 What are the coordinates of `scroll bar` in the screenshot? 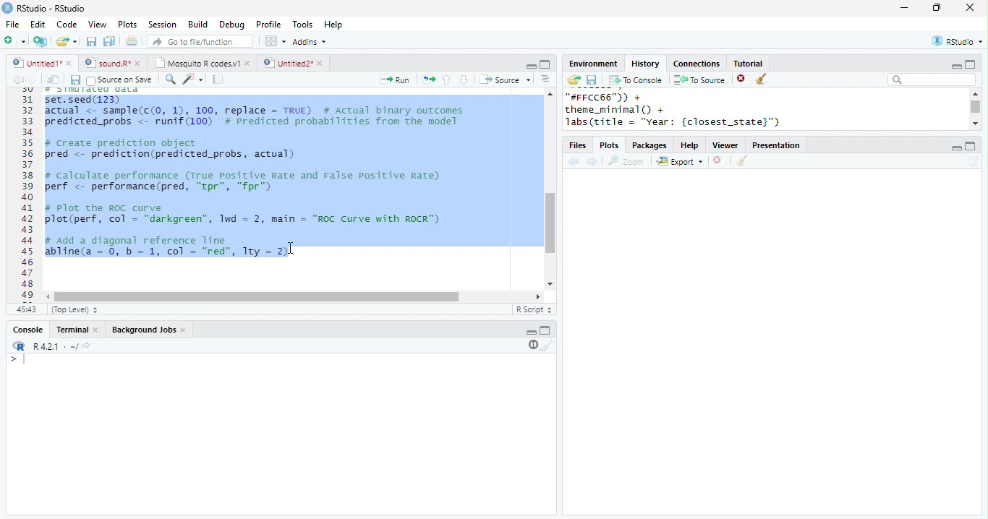 It's located at (257, 297).